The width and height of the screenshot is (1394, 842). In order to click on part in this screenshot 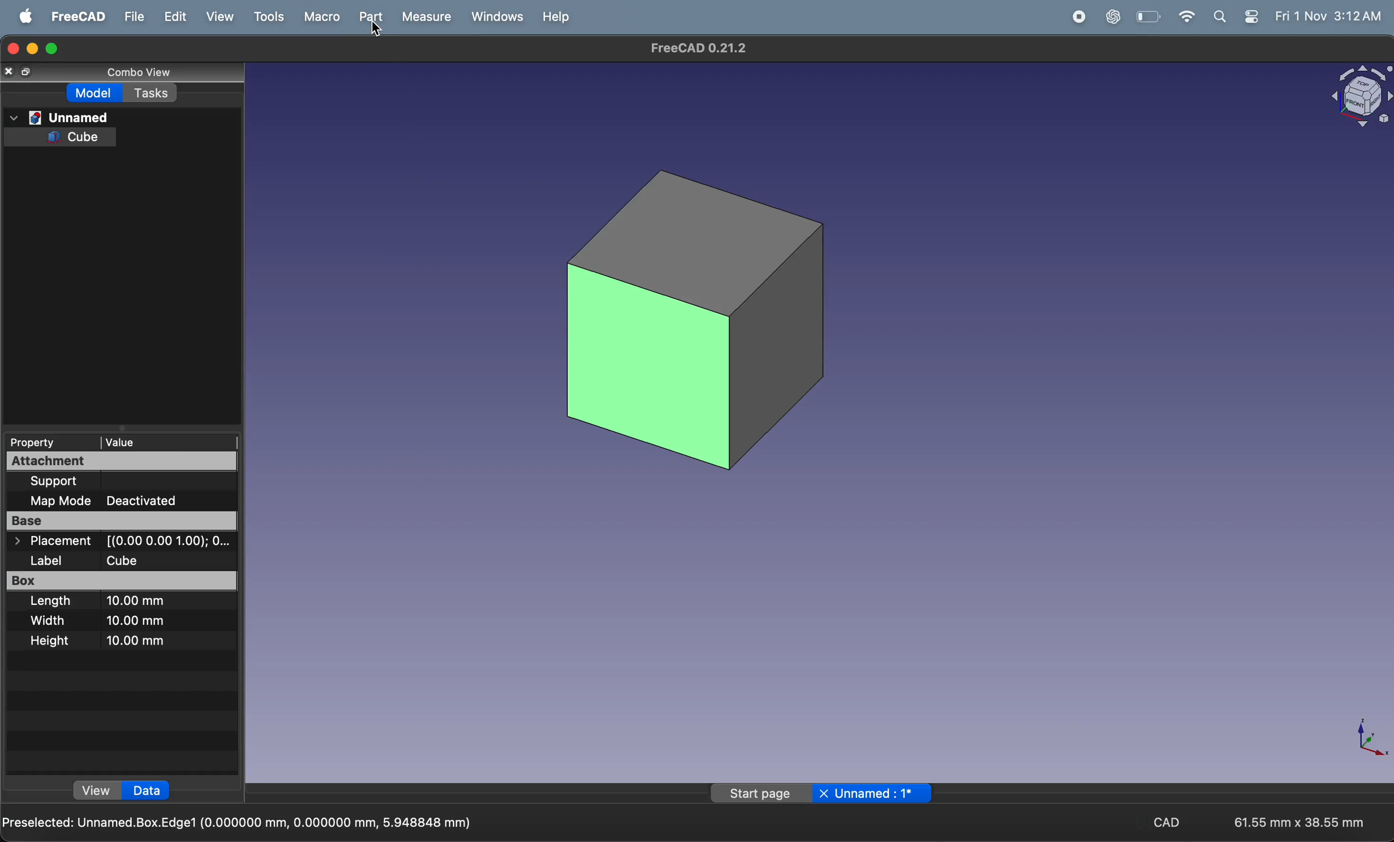, I will do `click(371, 17)`.